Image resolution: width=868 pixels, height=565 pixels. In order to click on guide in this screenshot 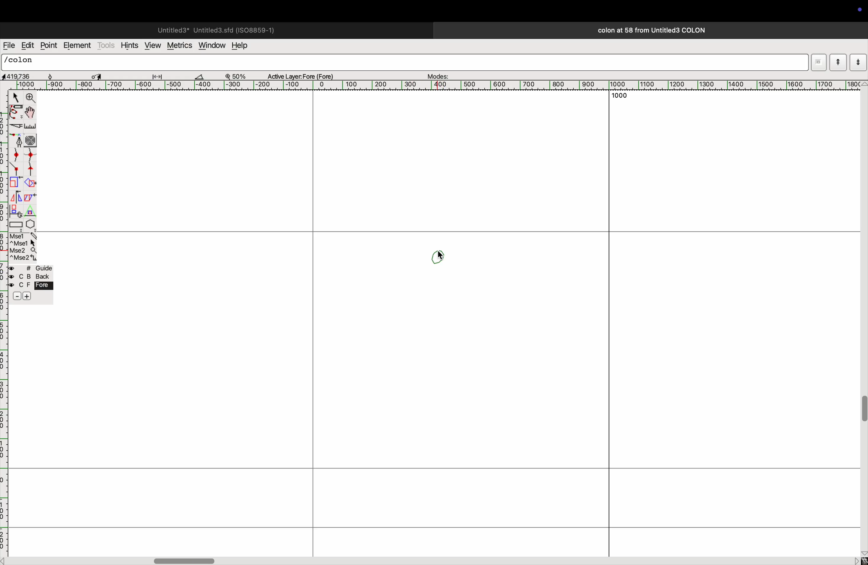, I will do `click(33, 284)`.